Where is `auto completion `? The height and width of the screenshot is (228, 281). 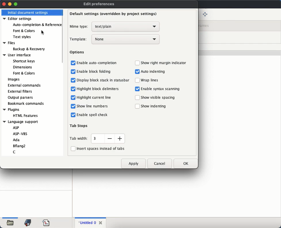 auto completion  is located at coordinates (37, 25).